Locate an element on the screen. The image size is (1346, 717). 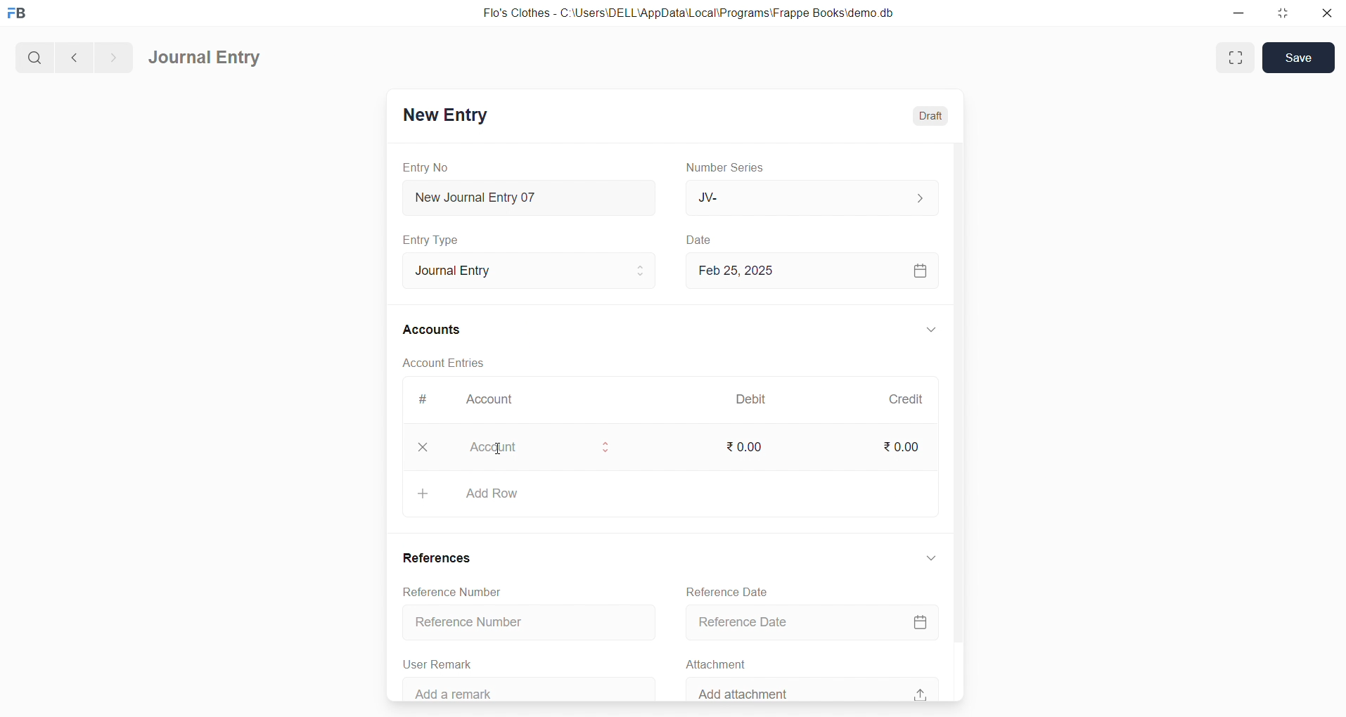
Journal Entry is located at coordinates (206, 58).